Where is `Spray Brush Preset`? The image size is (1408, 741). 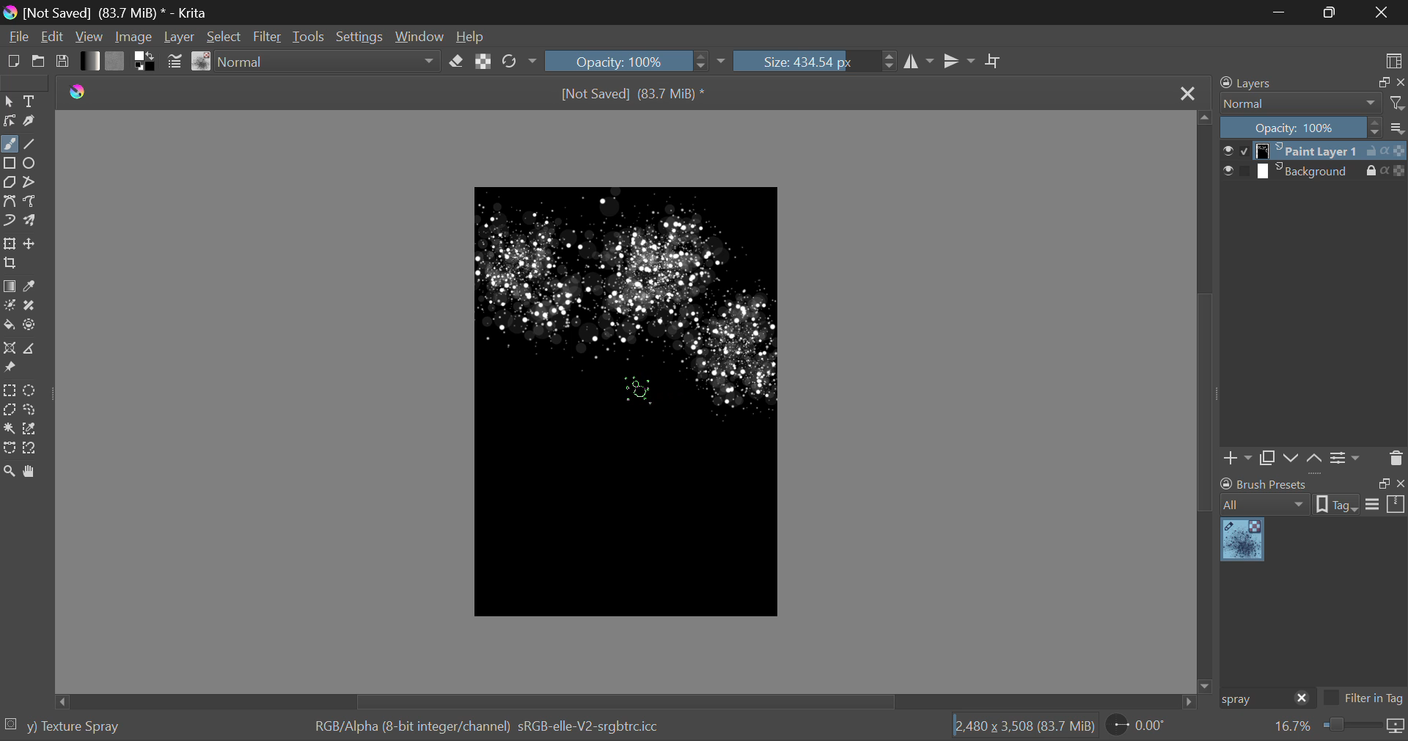
Spray Brush Preset is located at coordinates (1242, 541).